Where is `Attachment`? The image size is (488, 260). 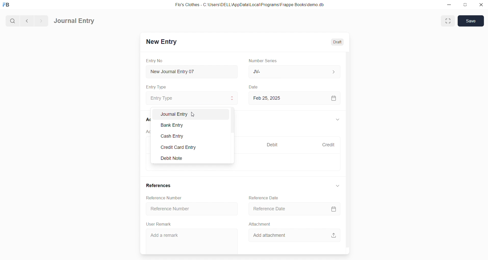
Attachment is located at coordinates (260, 224).